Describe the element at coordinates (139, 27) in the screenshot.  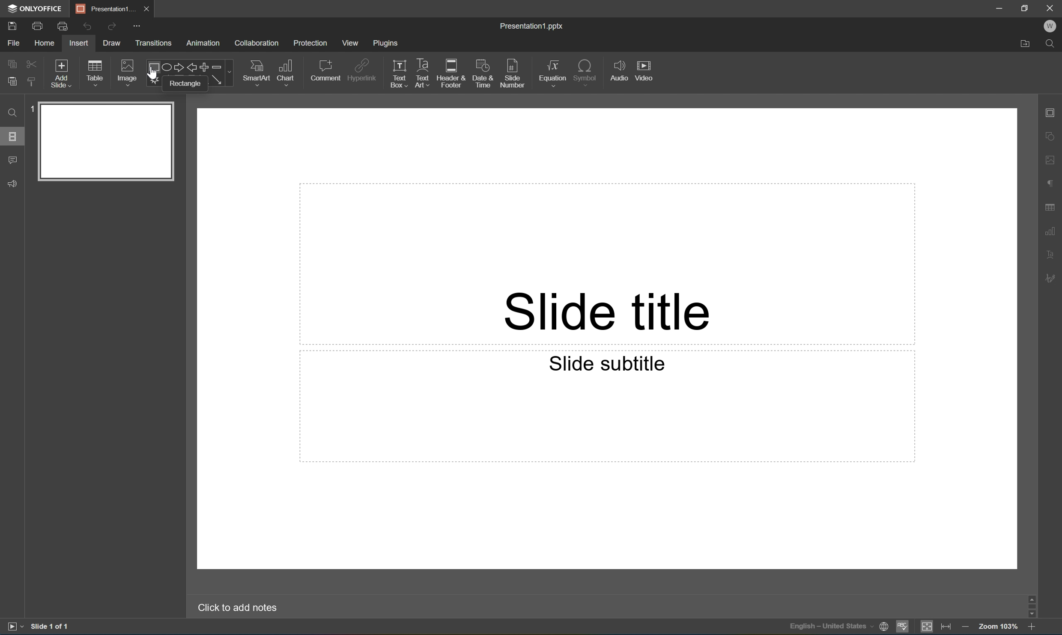
I see `Customize quick access toolbar` at that location.